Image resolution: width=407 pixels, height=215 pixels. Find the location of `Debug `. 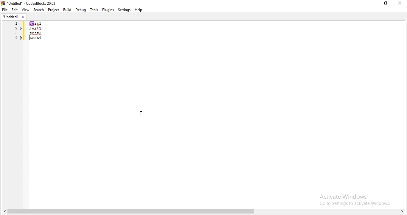

Debug  is located at coordinates (81, 10).